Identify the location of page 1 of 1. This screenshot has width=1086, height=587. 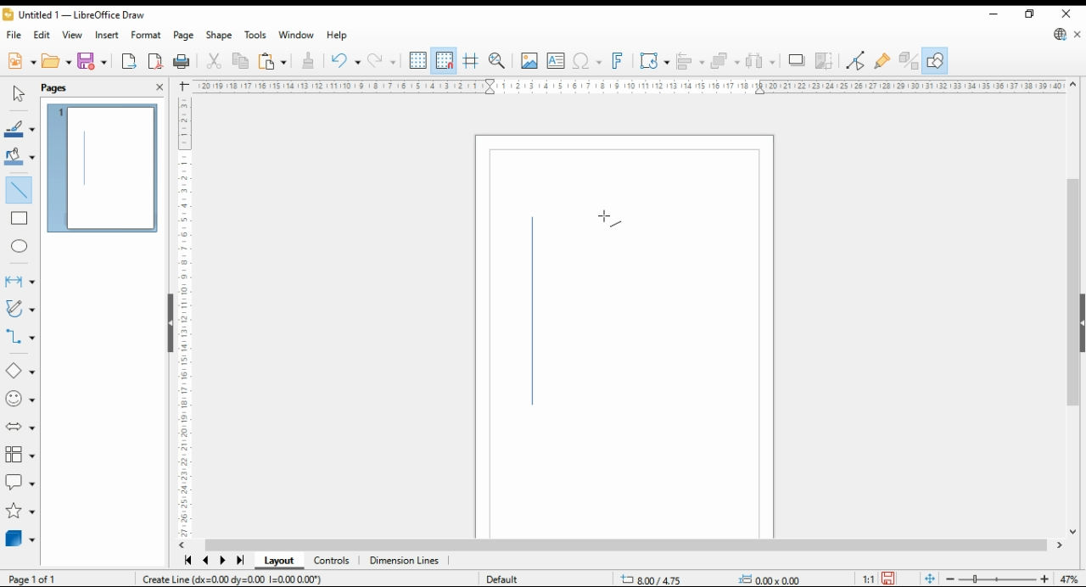
(36, 579).